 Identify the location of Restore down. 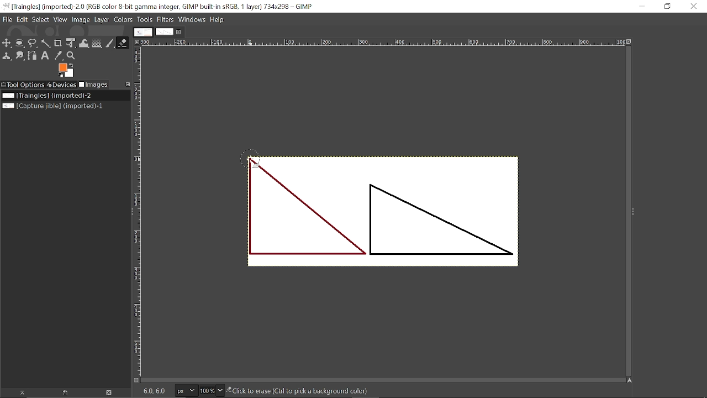
(668, 6).